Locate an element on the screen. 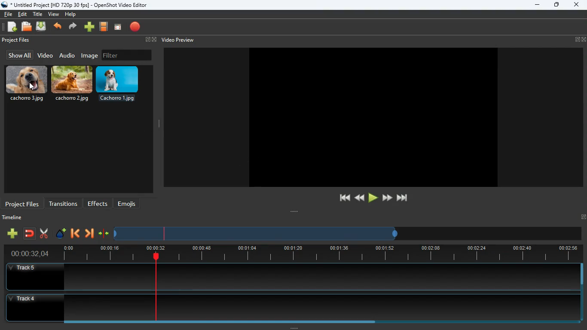 The height and width of the screenshot is (330, 587). fullscreen is located at coordinates (581, 40).